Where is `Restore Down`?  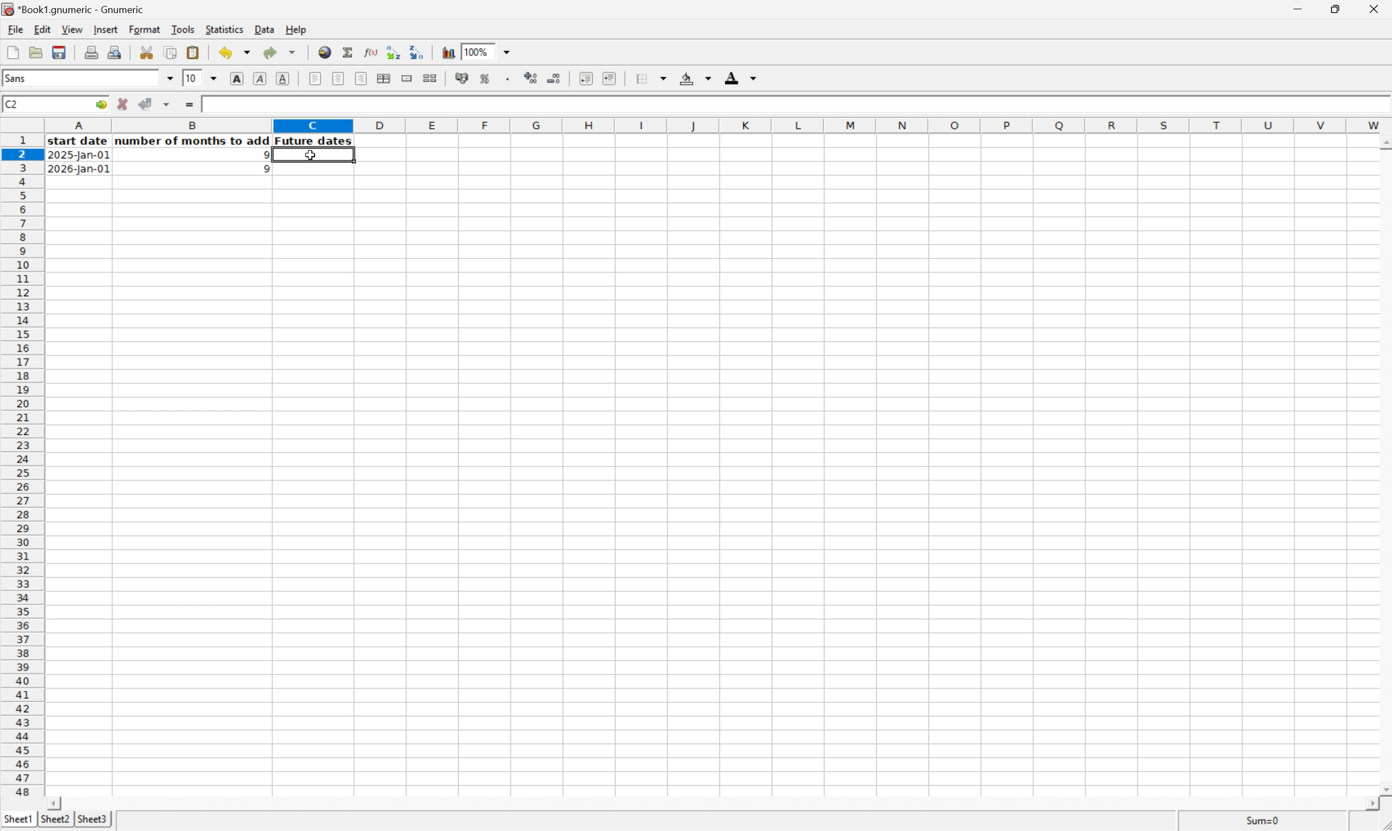 Restore Down is located at coordinates (1335, 7).